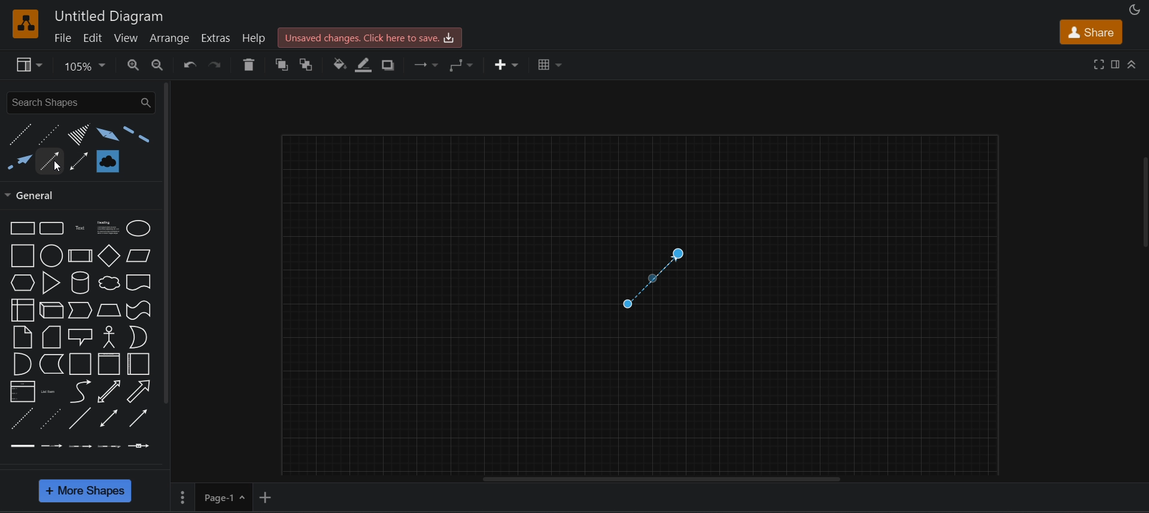  Describe the element at coordinates (127, 38) in the screenshot. I see `view` at that location.